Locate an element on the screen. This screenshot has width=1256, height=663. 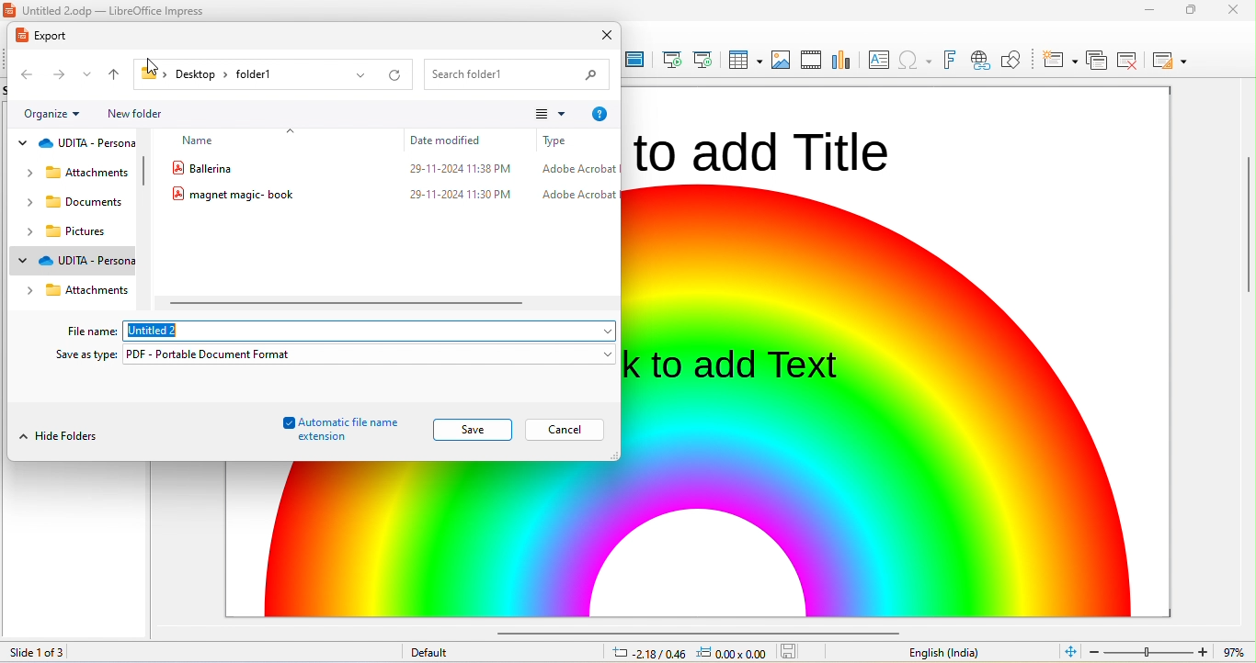
close is located at coordinates (1238, 10).